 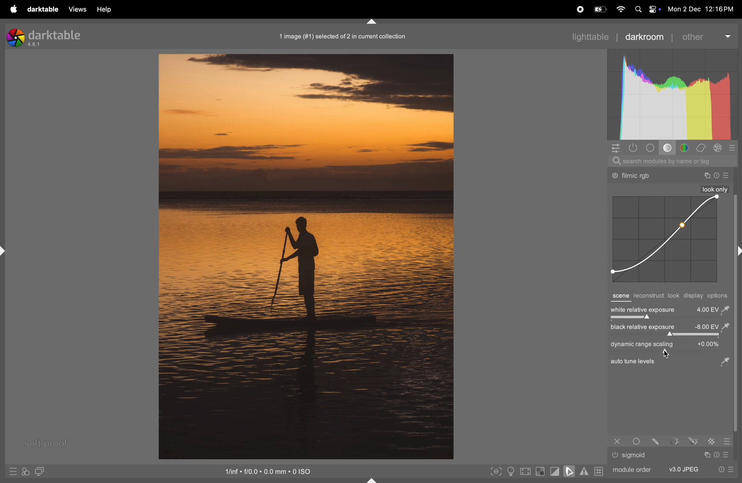 What do you see at coordinates (617, 441) in the screenshot?
I see `` at bounding box center [617, 441].